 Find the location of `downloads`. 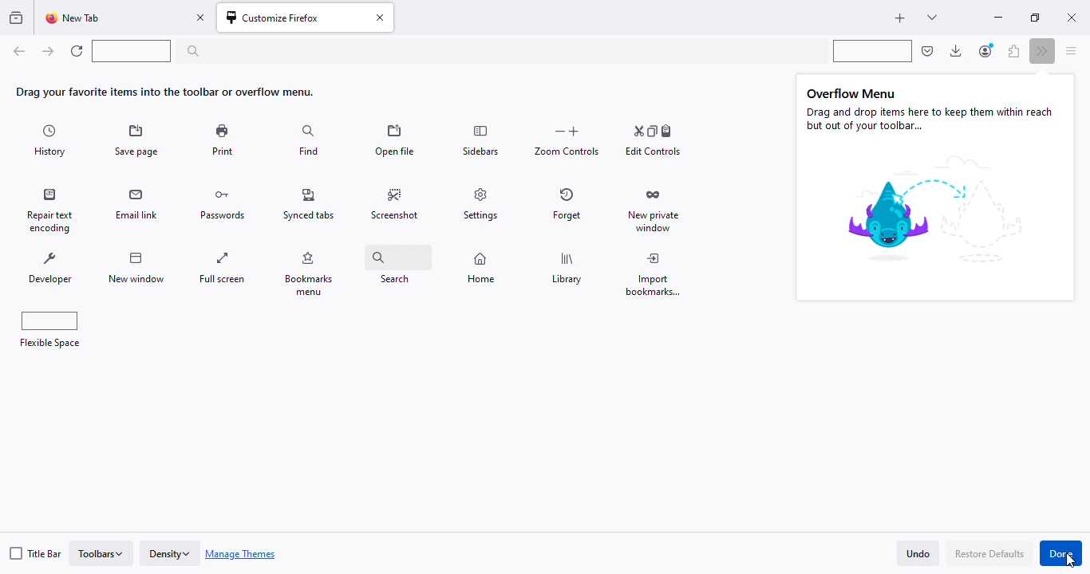

downloads is located at coordinates (956, 51).